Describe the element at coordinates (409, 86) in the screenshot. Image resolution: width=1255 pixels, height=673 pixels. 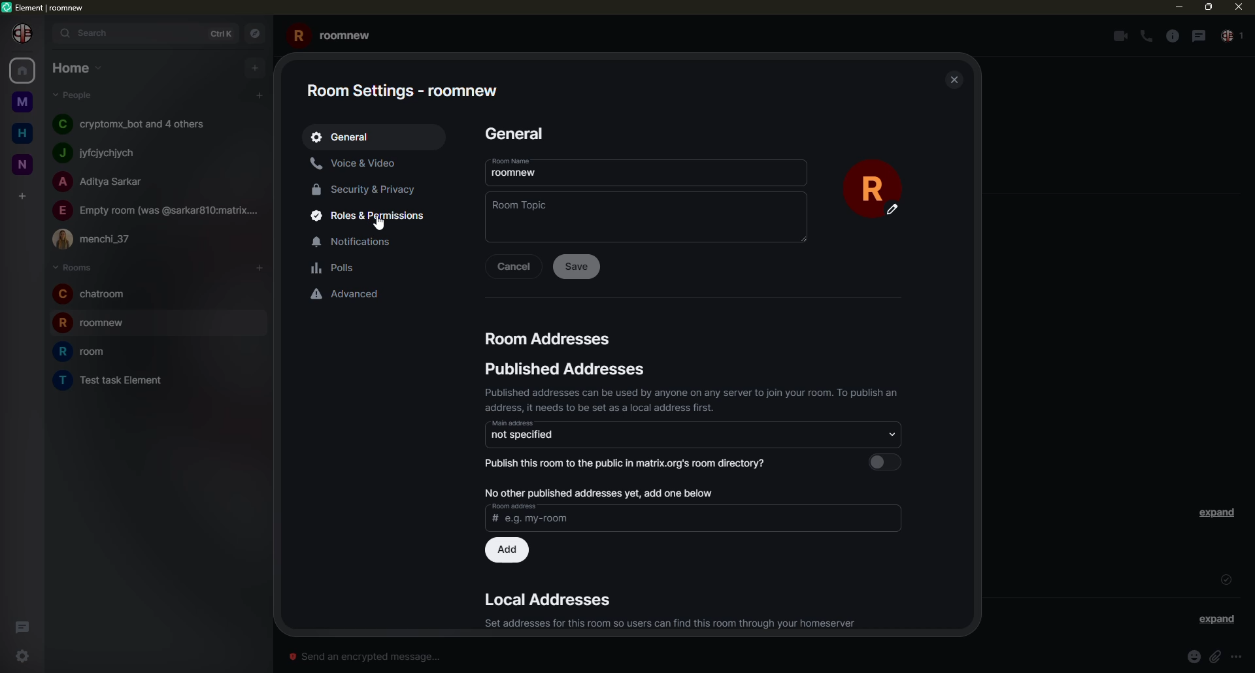
I see `room settings` at that location.